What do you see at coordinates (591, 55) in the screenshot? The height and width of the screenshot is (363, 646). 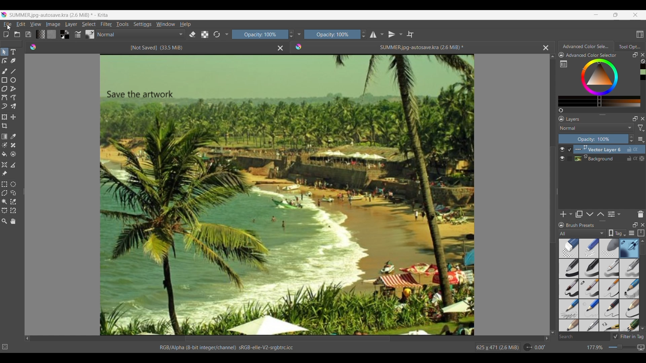 I see `Name of current color setting` at bounding box center [591, 55].